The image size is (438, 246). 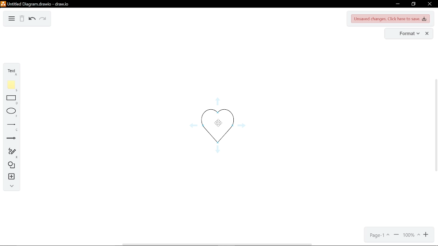 I want to click on shapes, so click(x=11, y=165).